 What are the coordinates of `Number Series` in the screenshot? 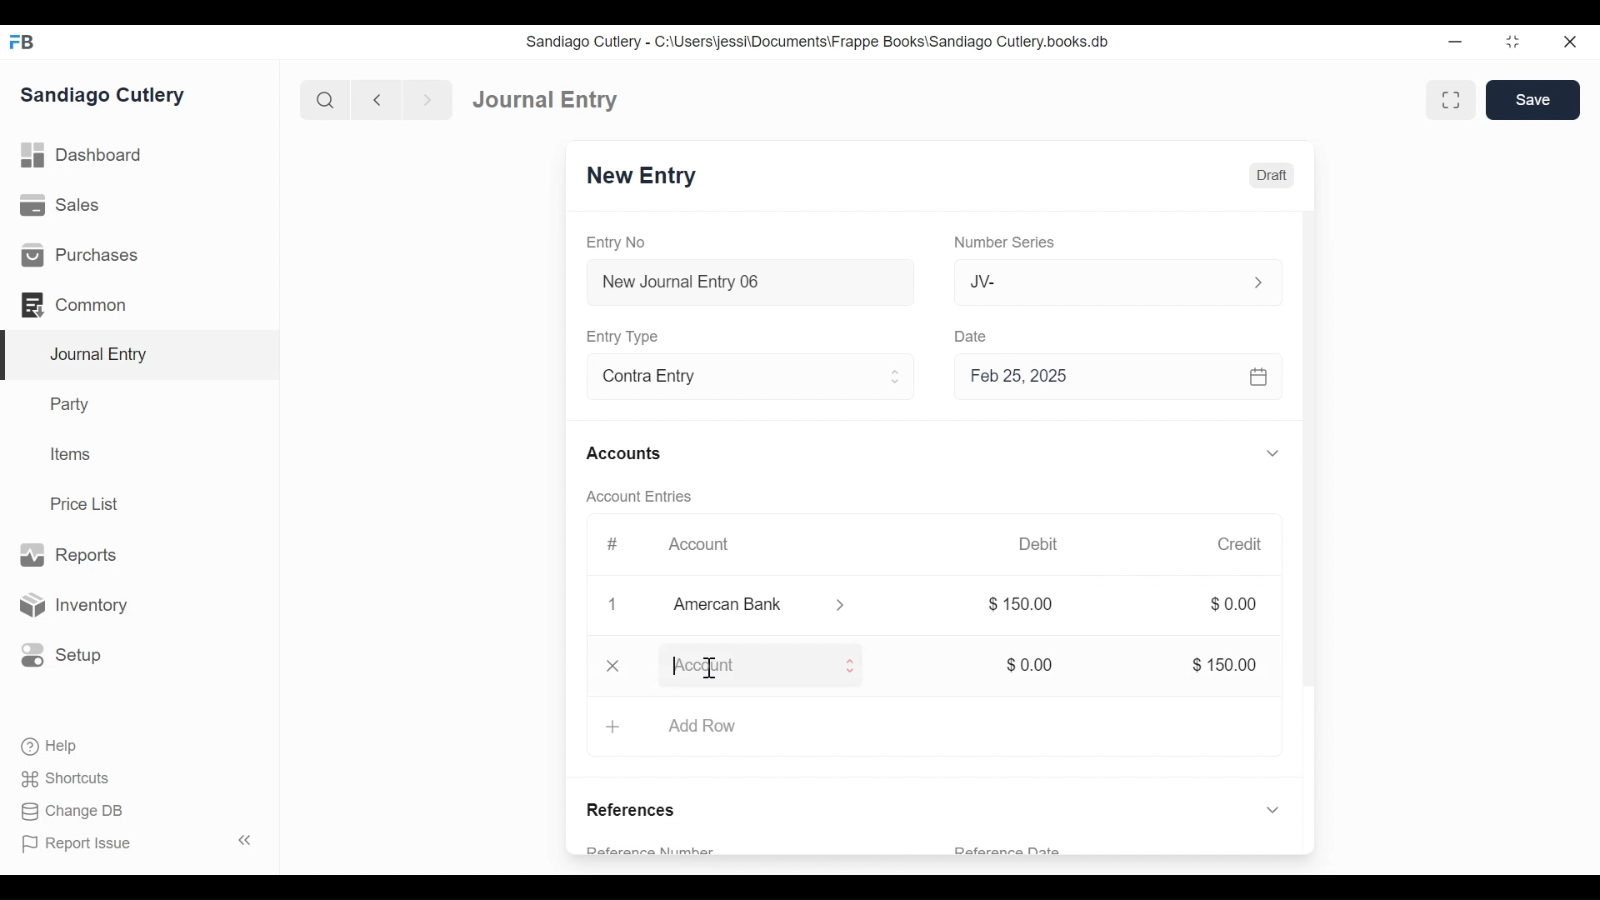 It's located at (1007, 242).